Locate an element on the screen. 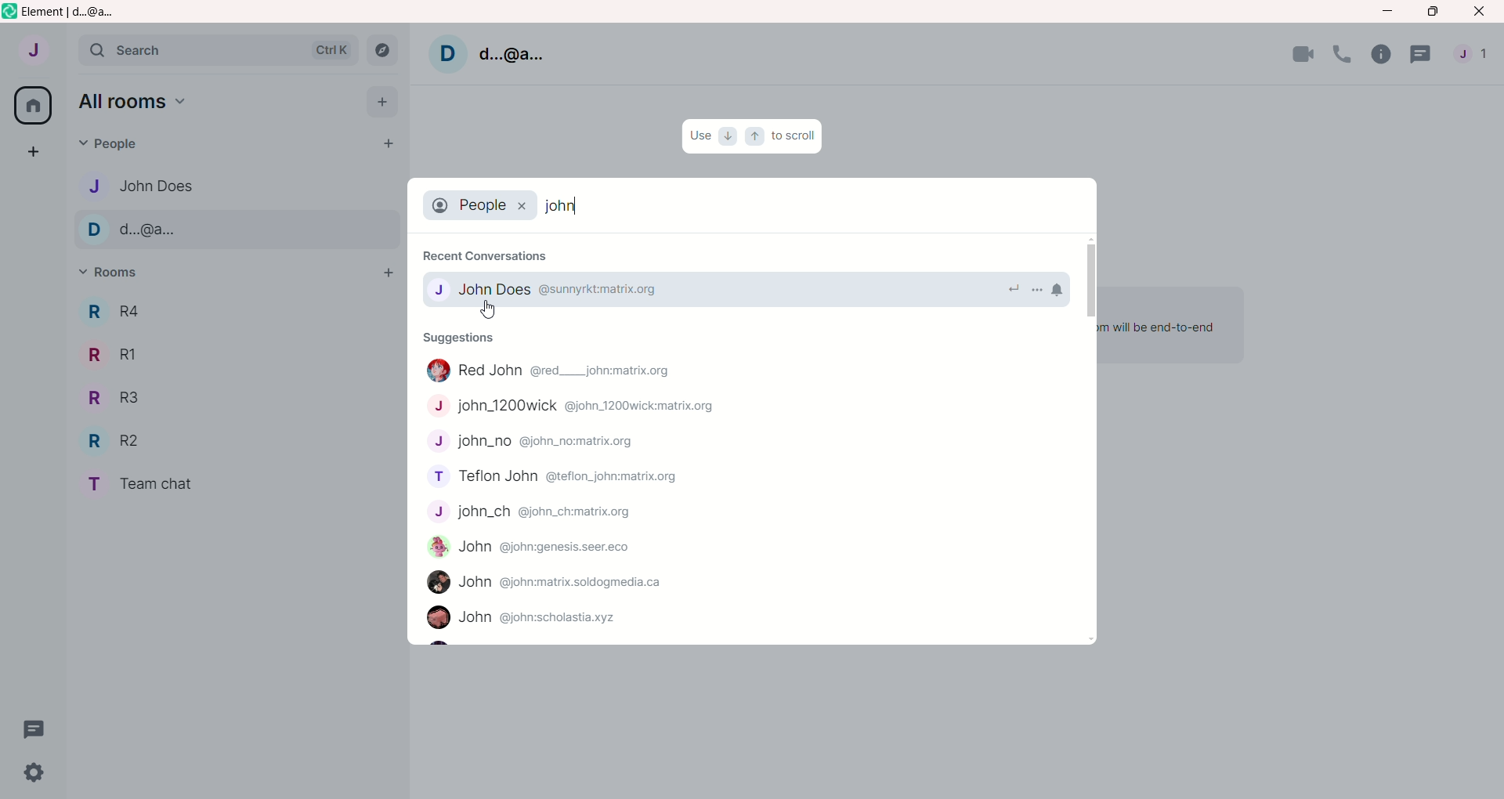  room info is located at coordinates (1385, 56).